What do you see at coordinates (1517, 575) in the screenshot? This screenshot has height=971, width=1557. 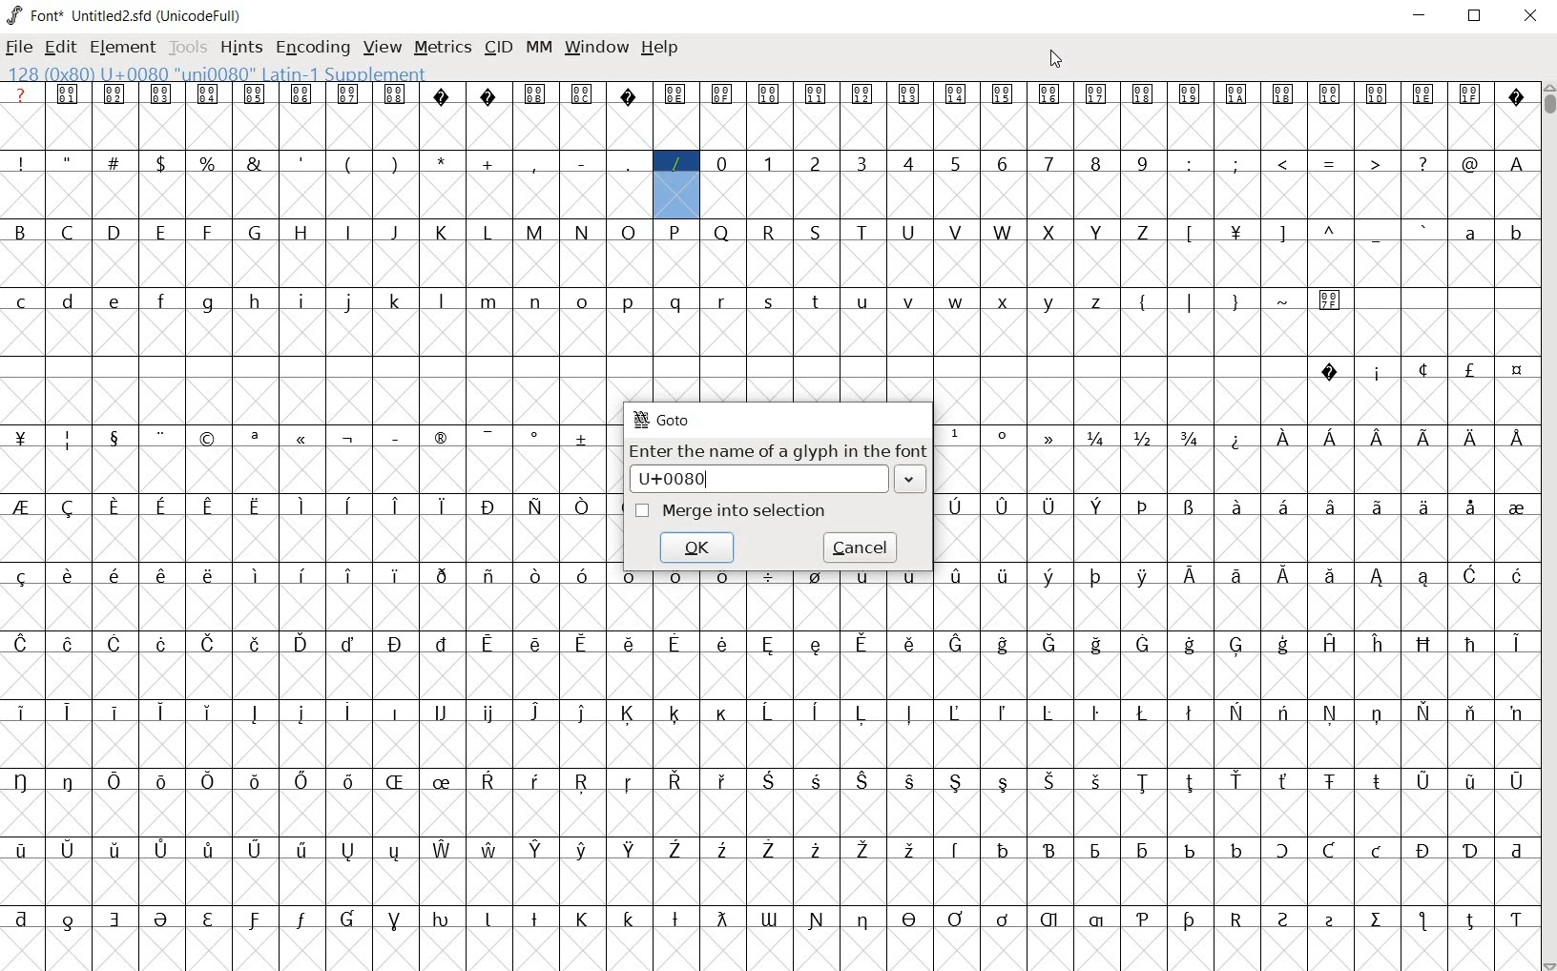 I see `glyph` at bounding box center [1517, 575].